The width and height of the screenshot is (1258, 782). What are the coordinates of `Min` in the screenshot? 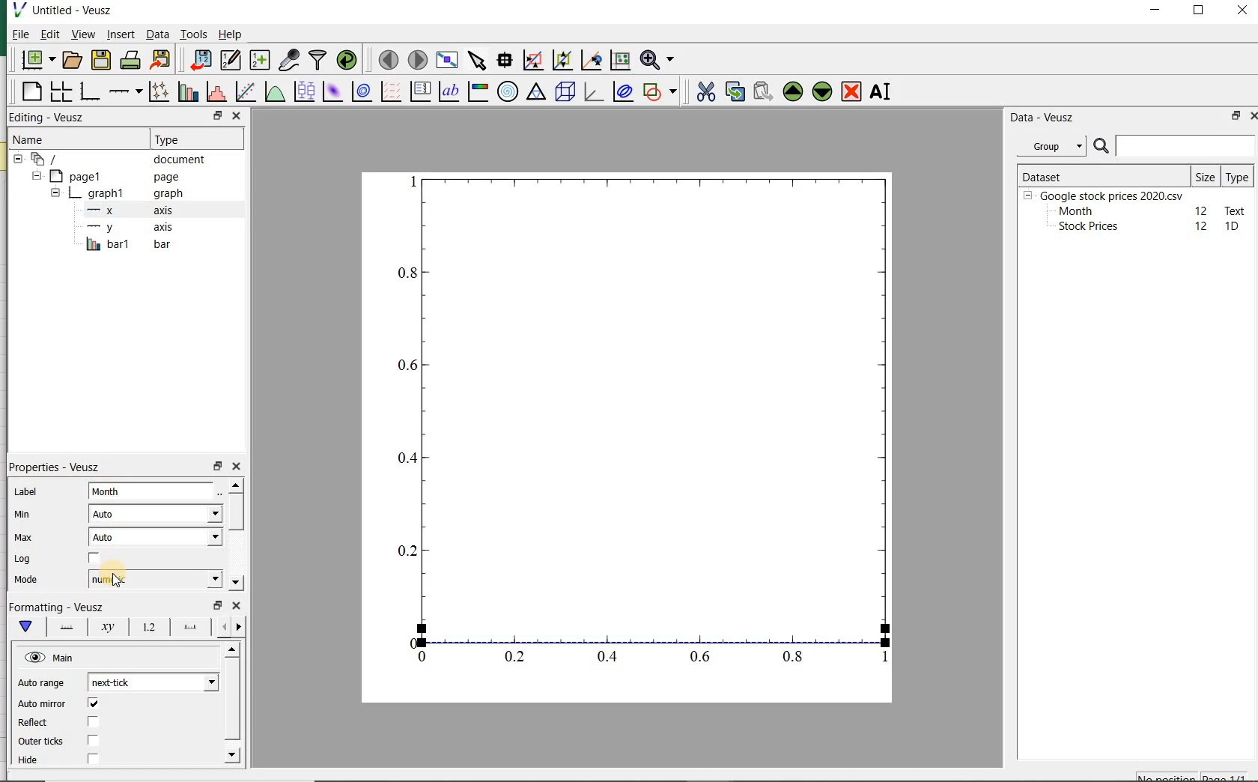 It's located at (24, 515).